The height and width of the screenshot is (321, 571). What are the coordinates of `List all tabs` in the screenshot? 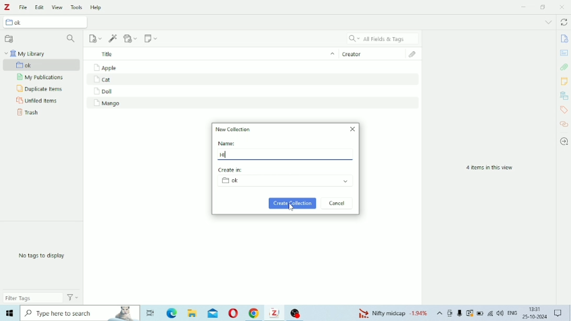 It's located at (549, 22).